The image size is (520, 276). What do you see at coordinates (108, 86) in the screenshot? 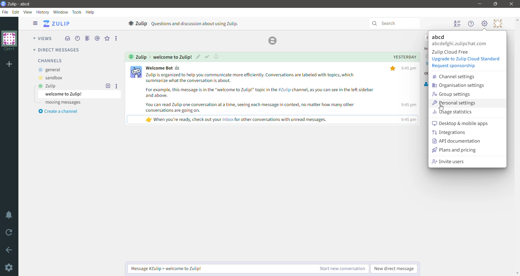
I see `New topic` at bounding box center [108, 86].